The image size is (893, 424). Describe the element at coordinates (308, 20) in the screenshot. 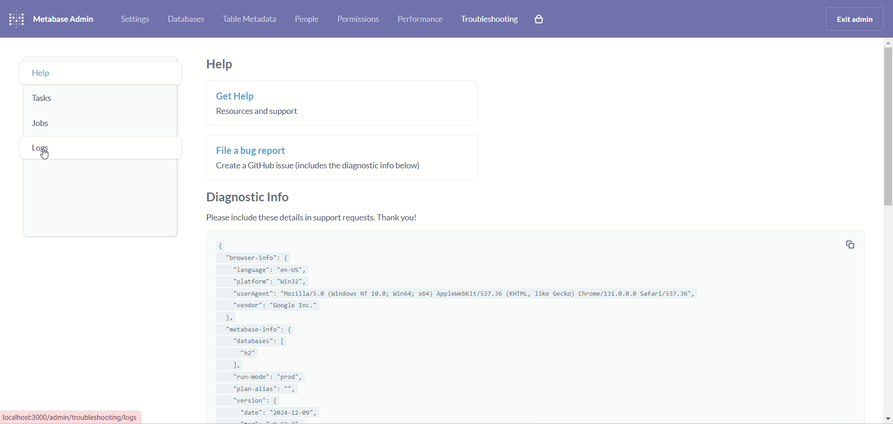

I see `people` at that location.